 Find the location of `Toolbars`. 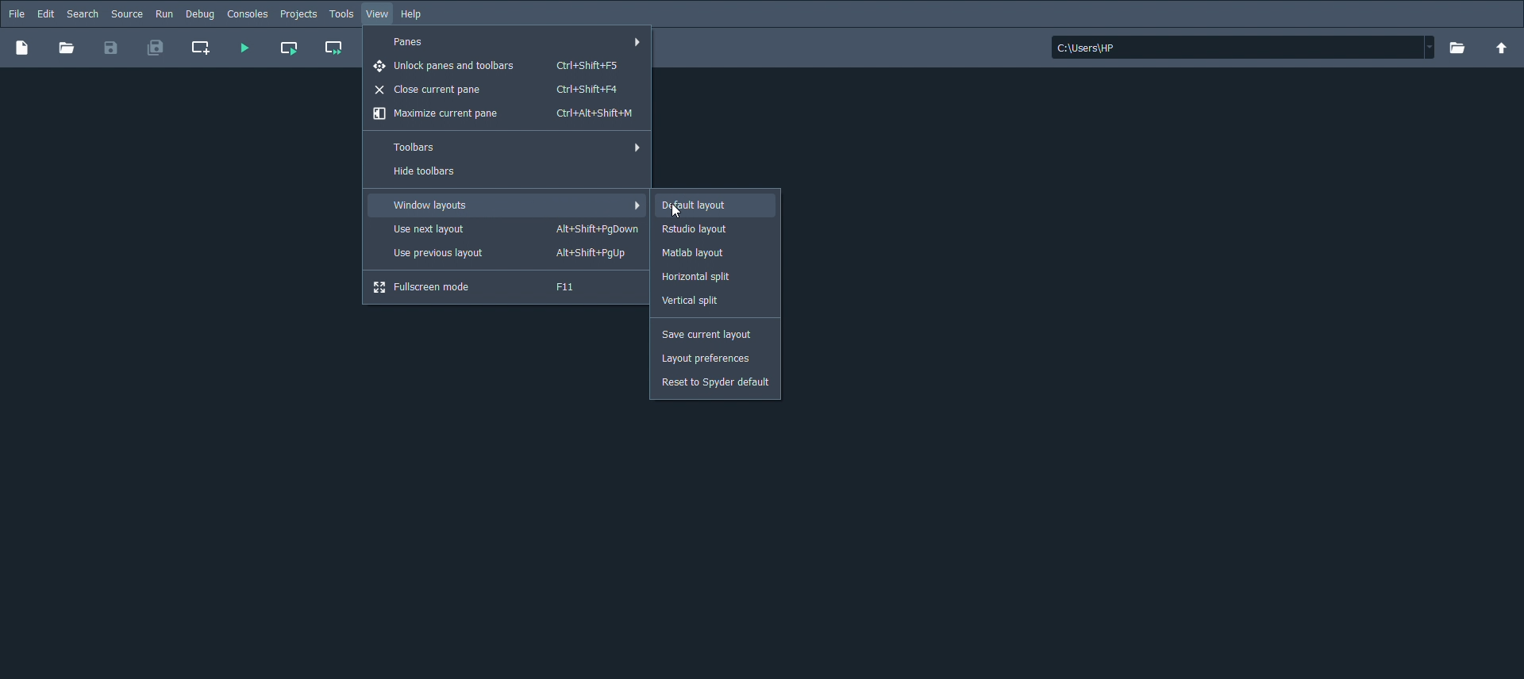

Toolbars is located at coordinates (514, 148).